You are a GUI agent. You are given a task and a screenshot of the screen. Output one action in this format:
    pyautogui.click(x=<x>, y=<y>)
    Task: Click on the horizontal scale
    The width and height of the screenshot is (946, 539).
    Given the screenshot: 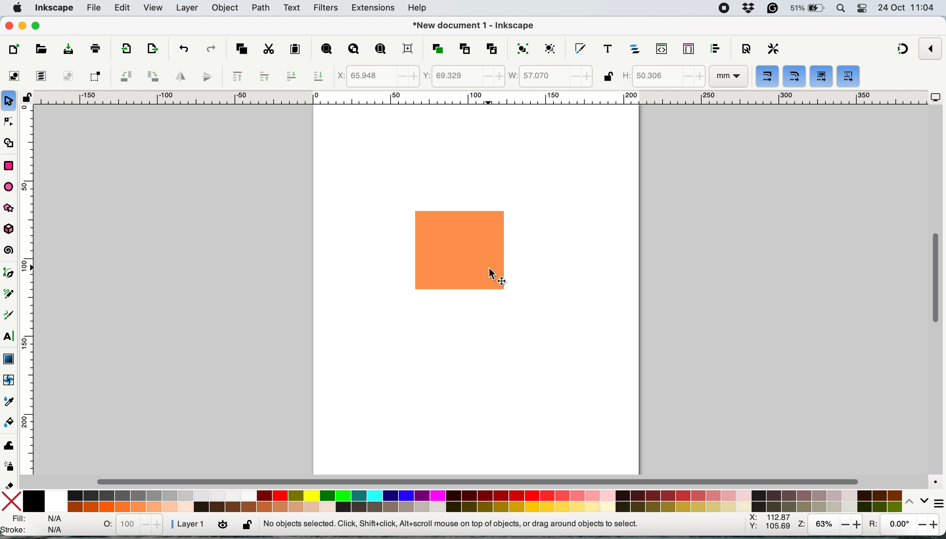 What is the action you would take?
    pyautogui.click(x=480, y=100)
    